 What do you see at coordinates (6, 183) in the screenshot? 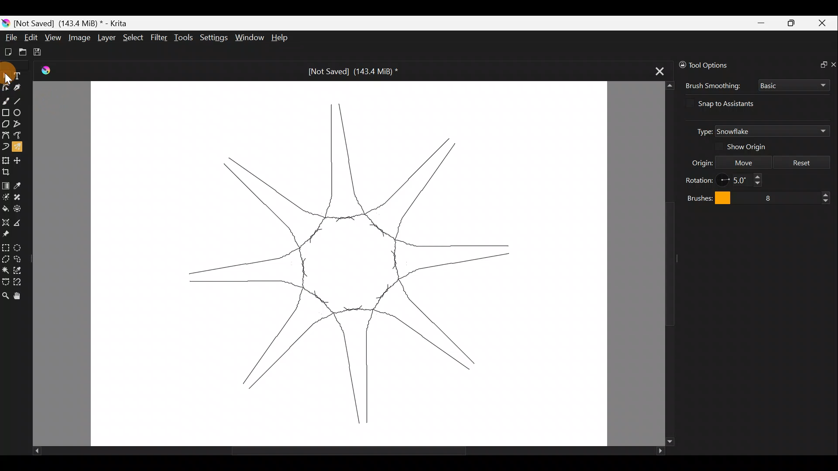
I see `Draw a gradient` at bounding box center [6, 183].